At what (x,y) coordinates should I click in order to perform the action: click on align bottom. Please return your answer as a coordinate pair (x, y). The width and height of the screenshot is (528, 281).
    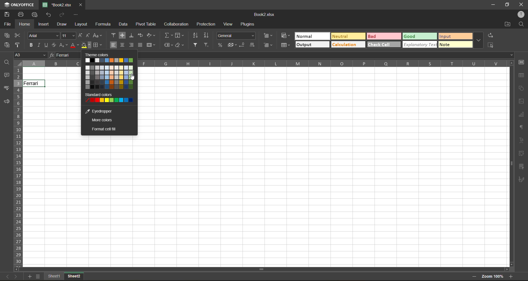
    Looking at the image, I should click on (132, 35).